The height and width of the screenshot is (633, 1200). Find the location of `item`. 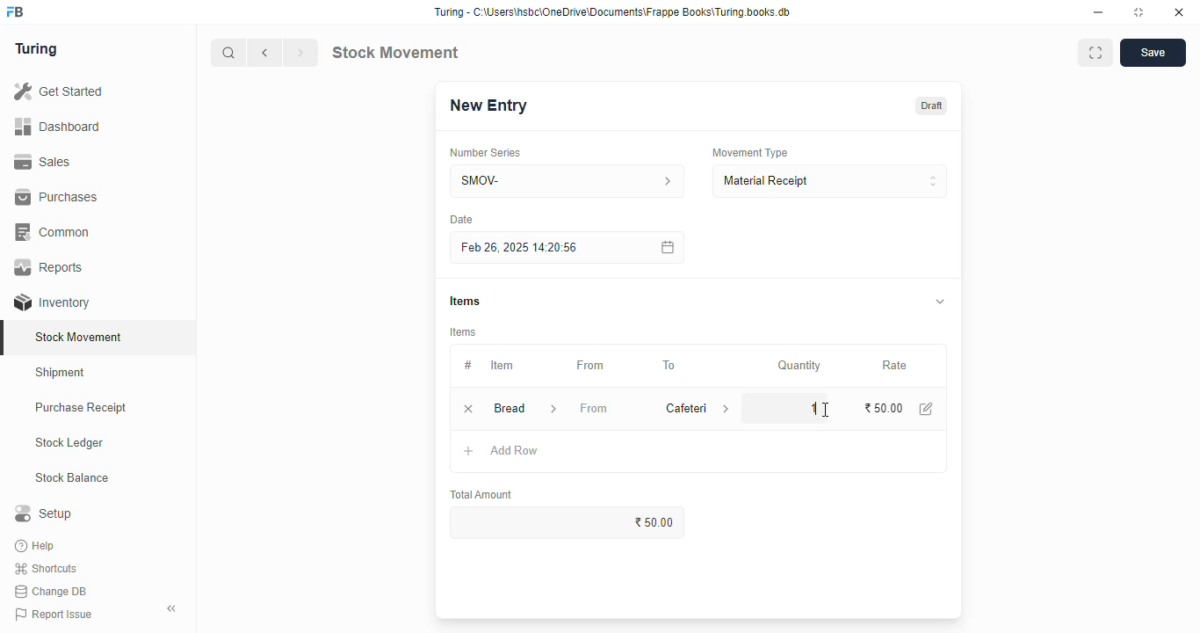

item is located at coordinates (502, 365).